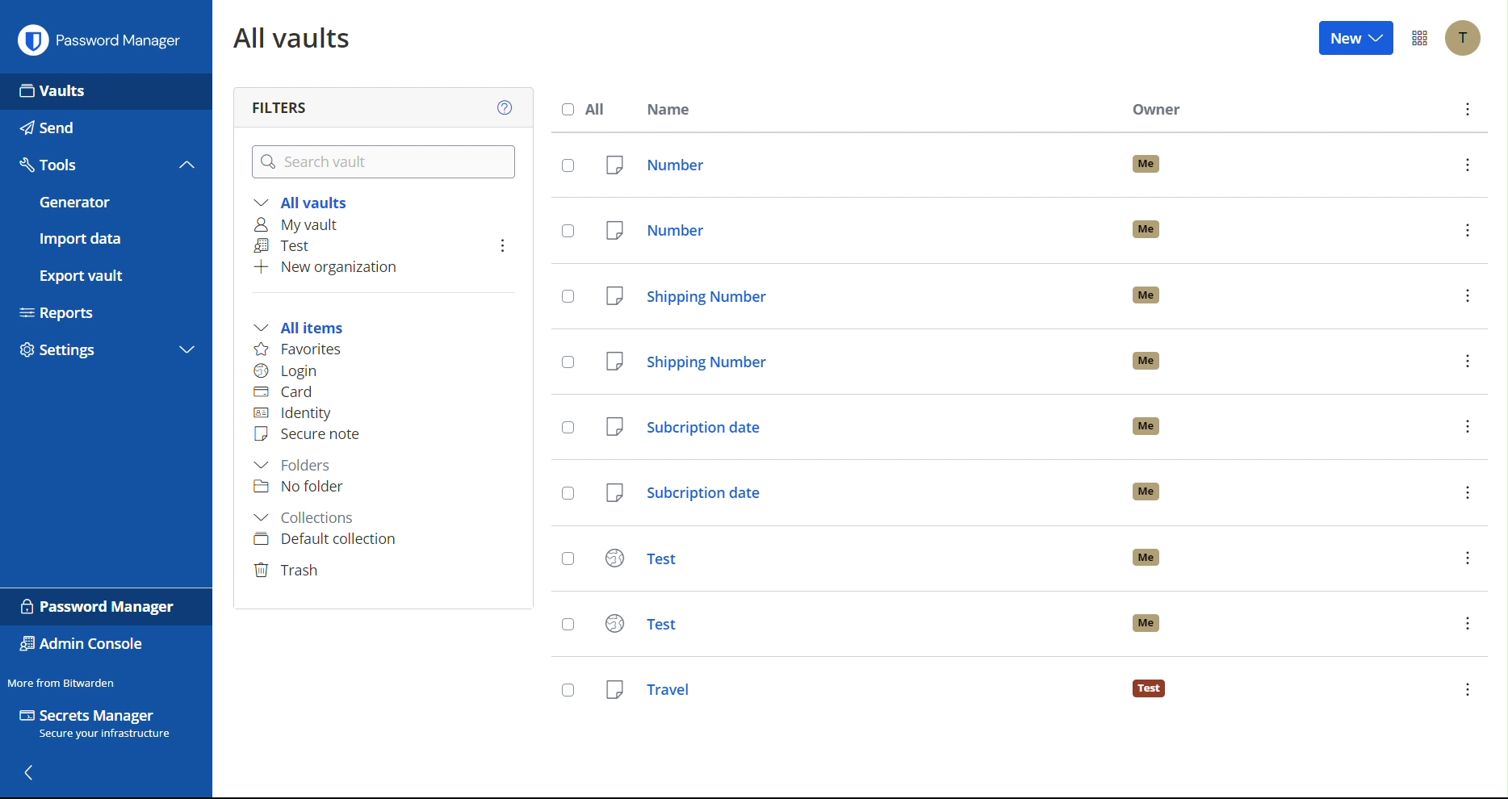 The width and height of the screenshot is (1508, 799). Describe the element at coordinates (307, 517) in the screenshot. I see `Collections` at that location.